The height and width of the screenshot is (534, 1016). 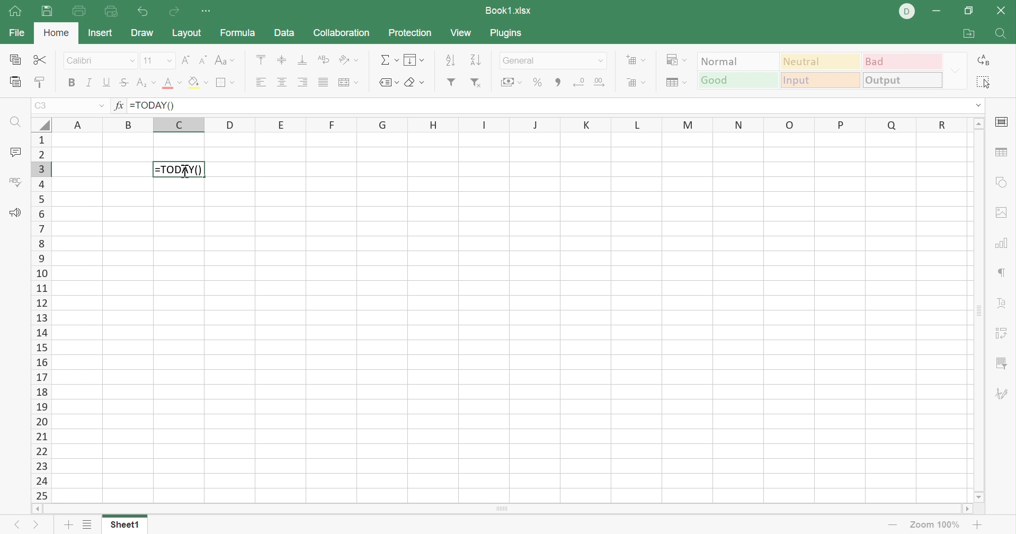 What do you see at coordinates (15, 153) in the screenshot?
I see `Comment` at bounding box center [15, 153].